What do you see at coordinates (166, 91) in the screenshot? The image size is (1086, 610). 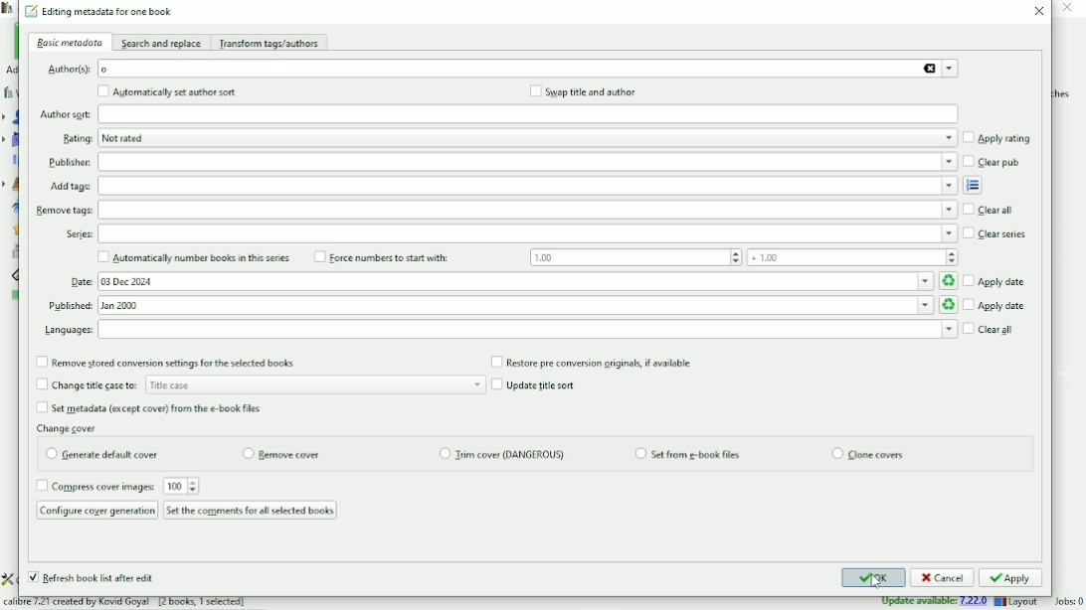 I see `Automatically set author sort` at bounding box center [166, 91].